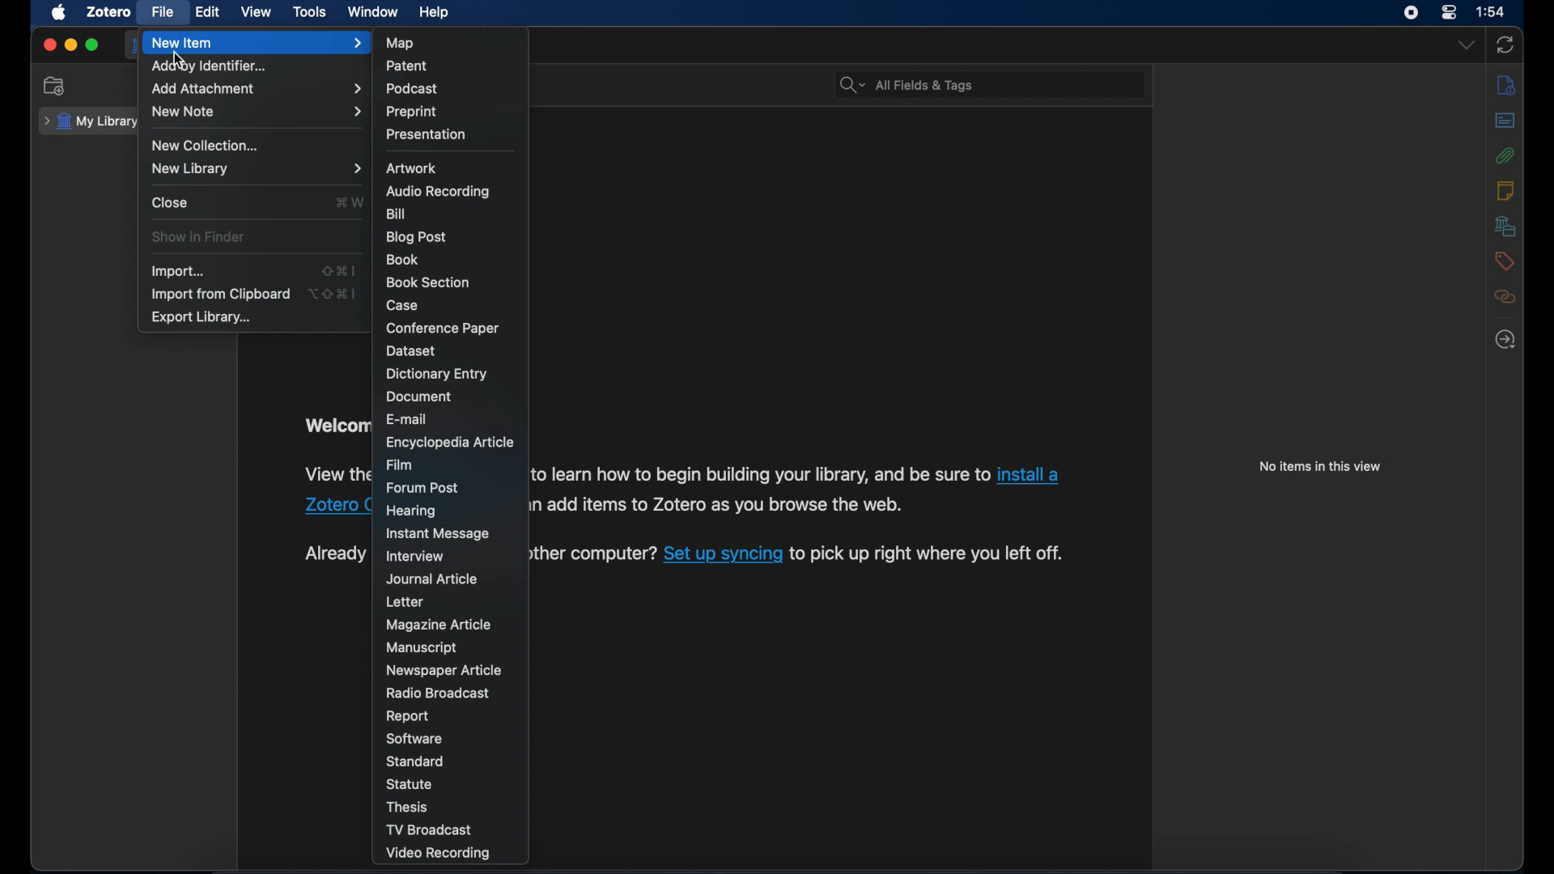  I want to click on dictionary entry, so click(436, 374).